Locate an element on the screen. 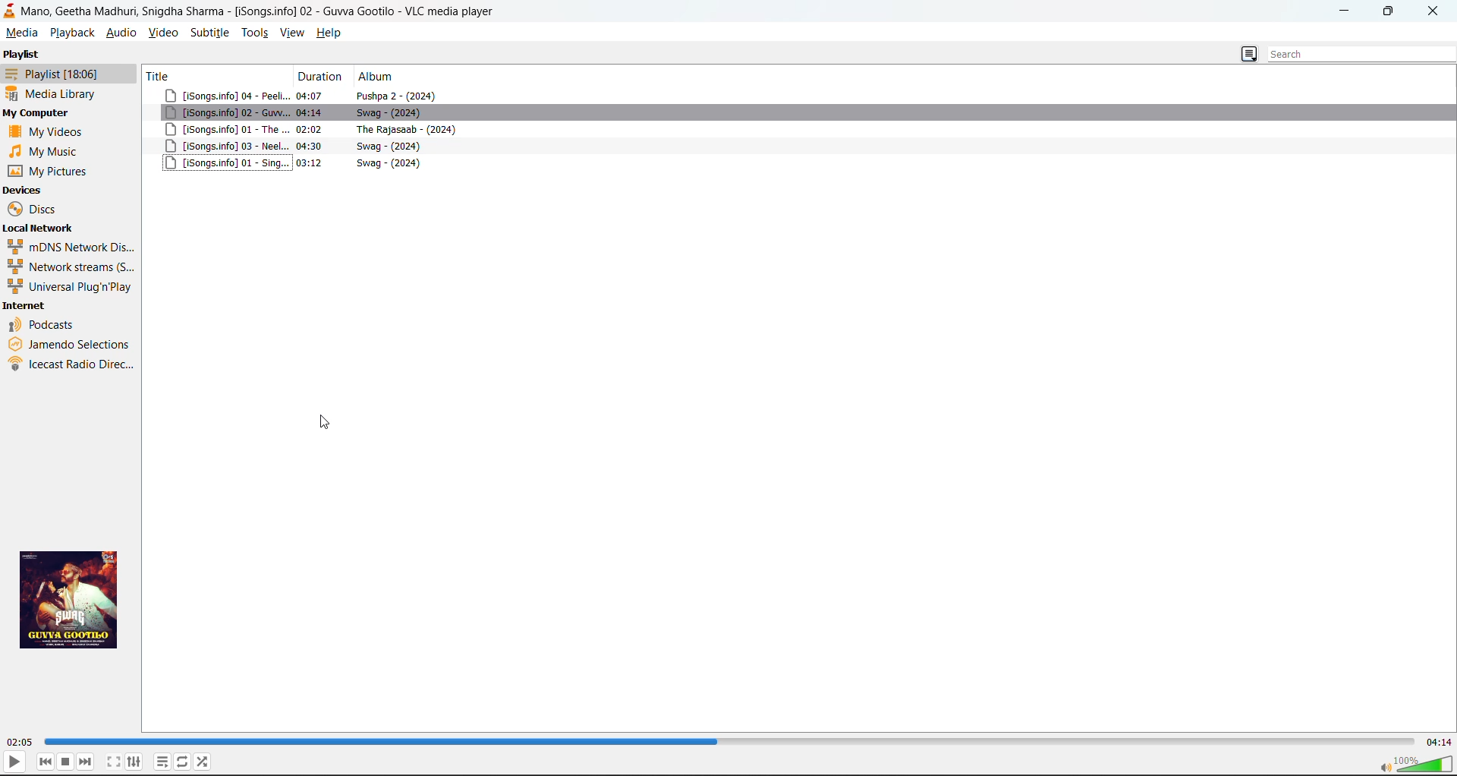  total time is located at coordinates (1439, 743).